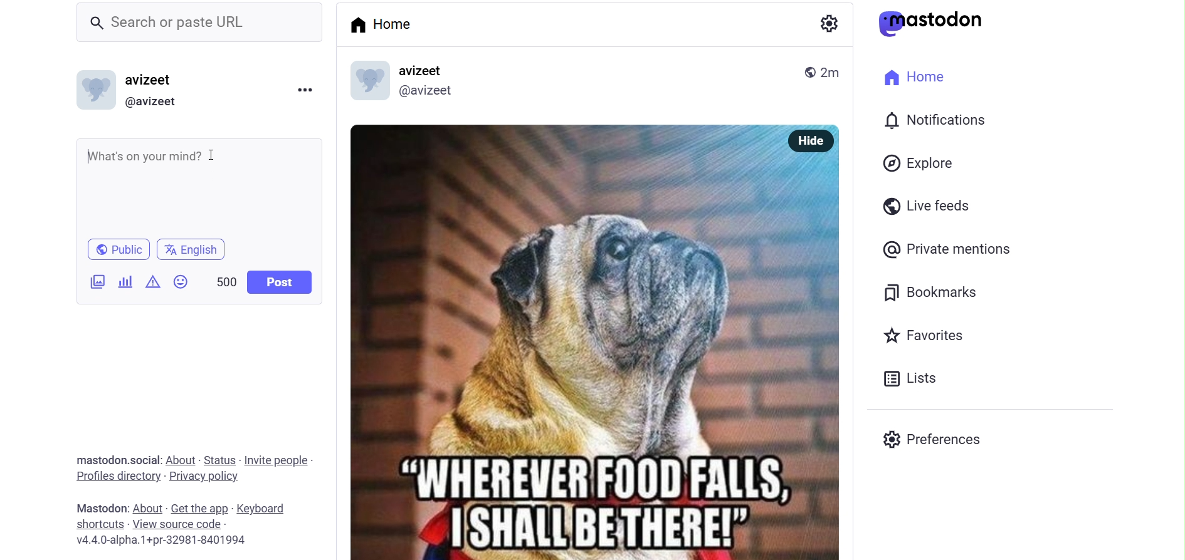 Image resolution: width=1185 pixels, height=560 pixels. I want to click on Whats on your mind, so click(201, 184).